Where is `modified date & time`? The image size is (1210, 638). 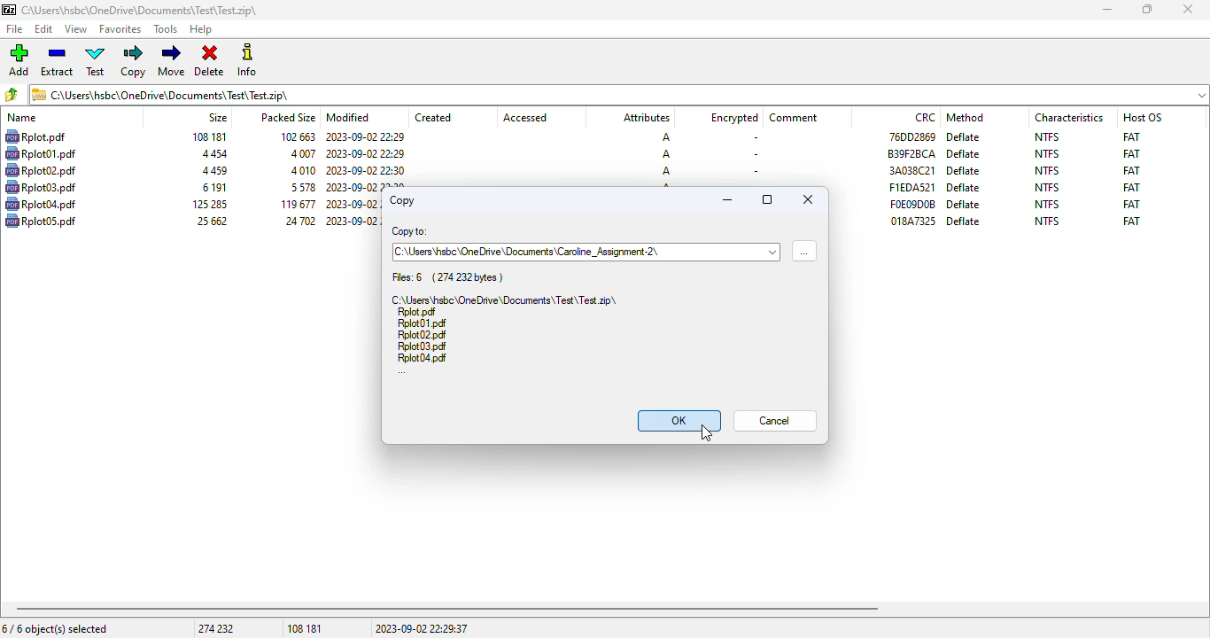 modified date & time is located at coordinates (366, 153).